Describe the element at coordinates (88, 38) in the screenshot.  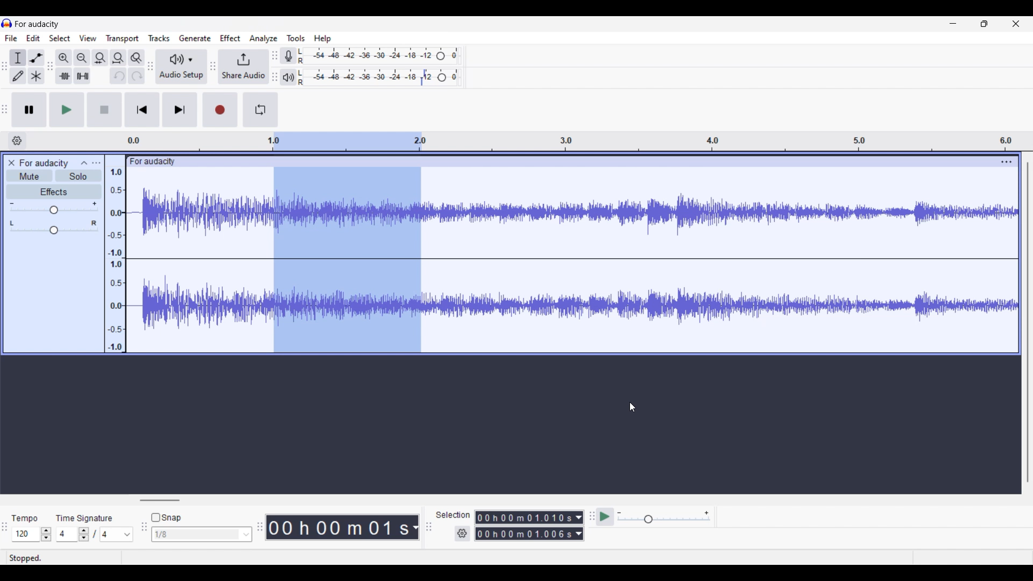
I see `View menu` at that location.